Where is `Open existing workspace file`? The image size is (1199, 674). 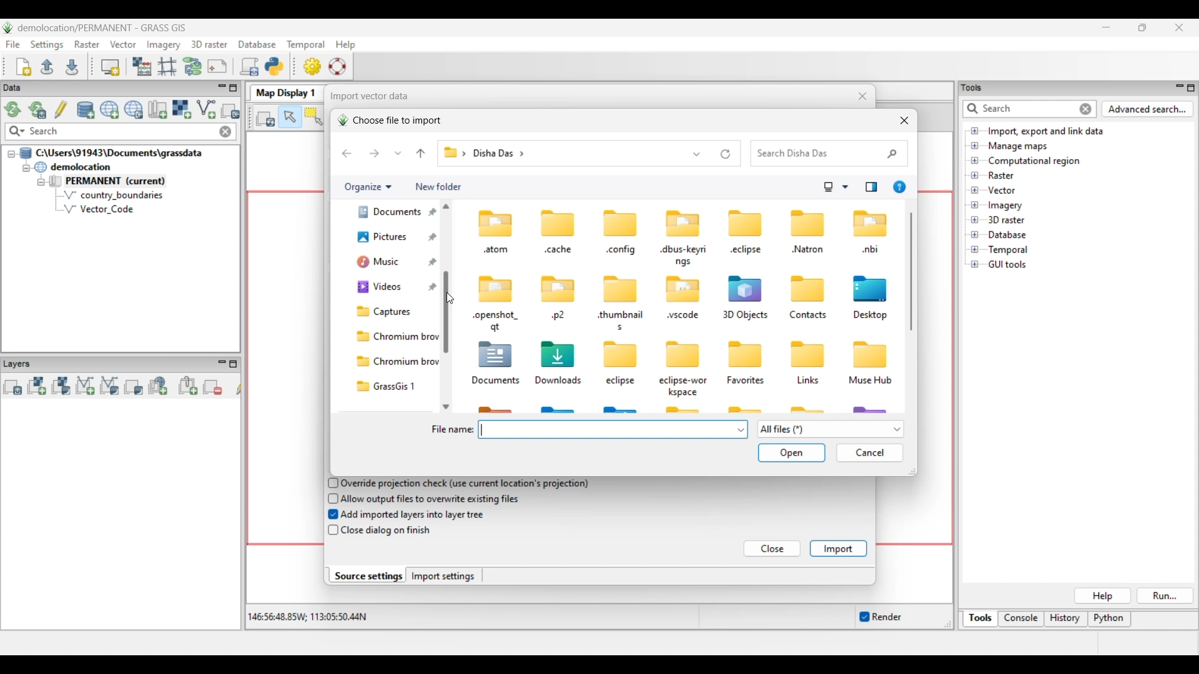 Open existing workspace file is located at coordinates (47, 66).